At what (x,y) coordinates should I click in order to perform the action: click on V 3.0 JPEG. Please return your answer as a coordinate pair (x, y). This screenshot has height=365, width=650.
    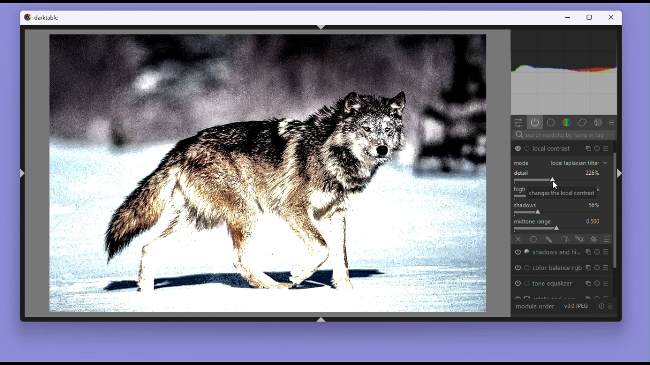
    Looking at the image, I should click on (577, 306).